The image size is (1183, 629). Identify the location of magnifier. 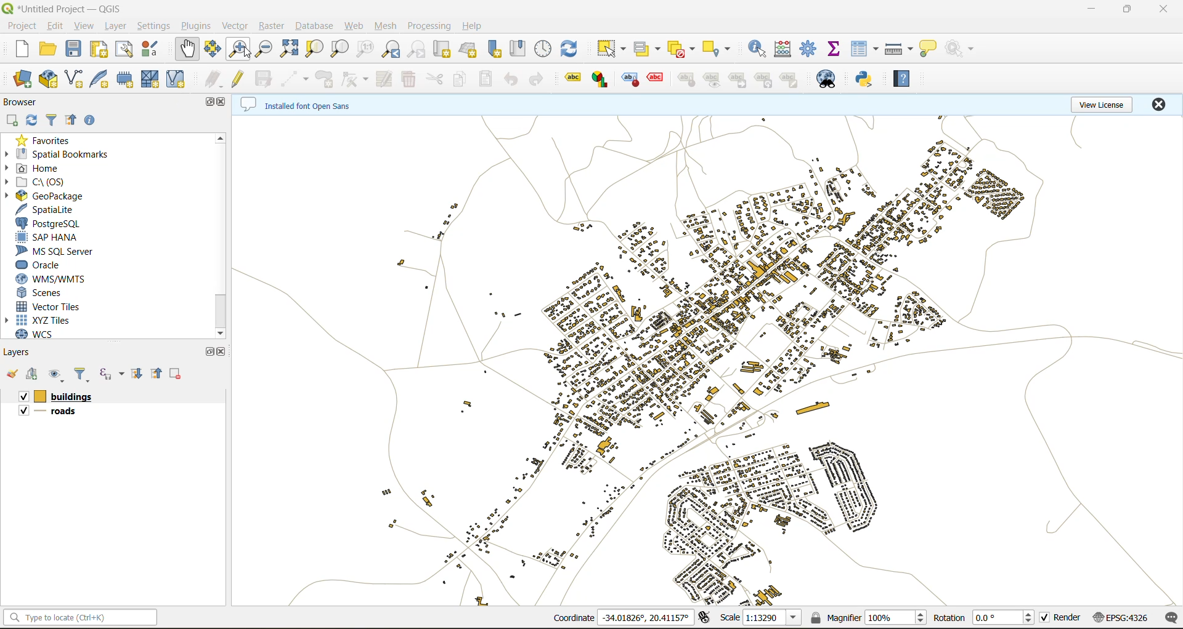
(868, 617).